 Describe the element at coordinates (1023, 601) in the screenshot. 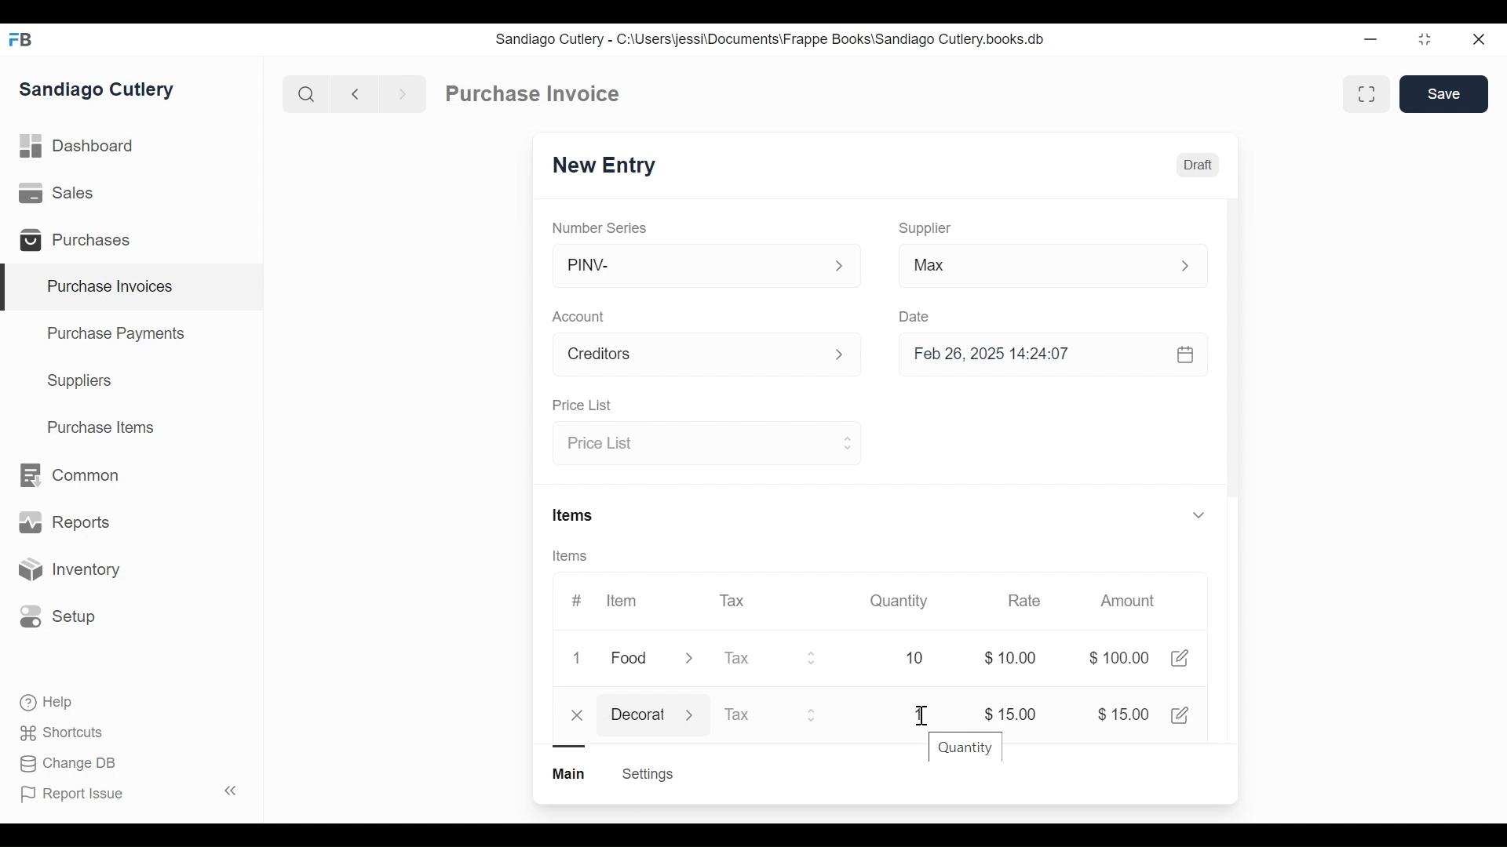

I see `Rate` at that location.